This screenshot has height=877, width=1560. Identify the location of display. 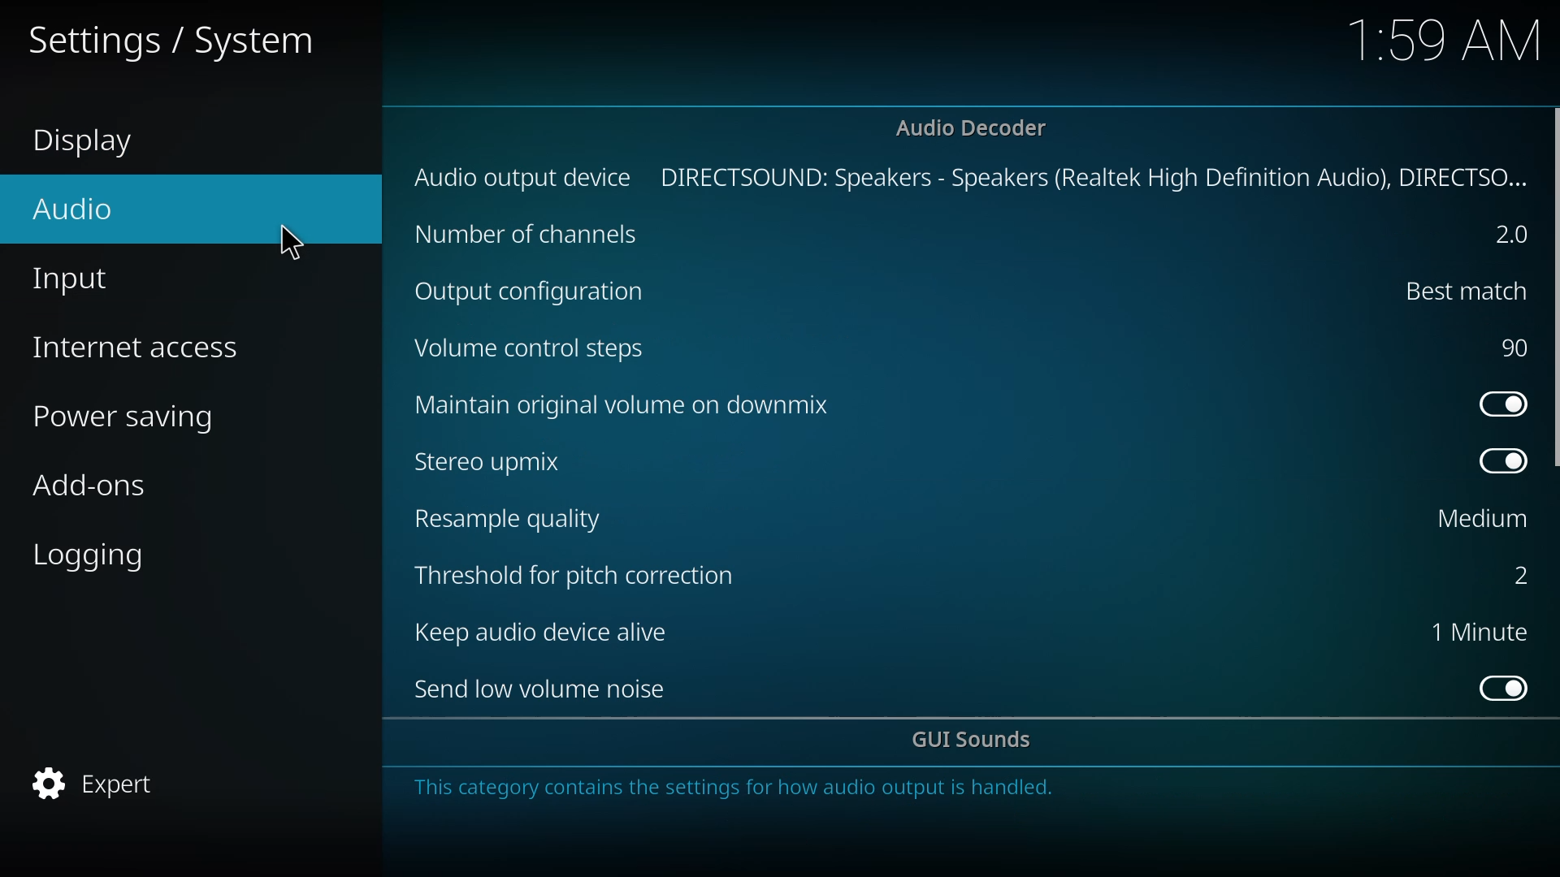
(89, 143).